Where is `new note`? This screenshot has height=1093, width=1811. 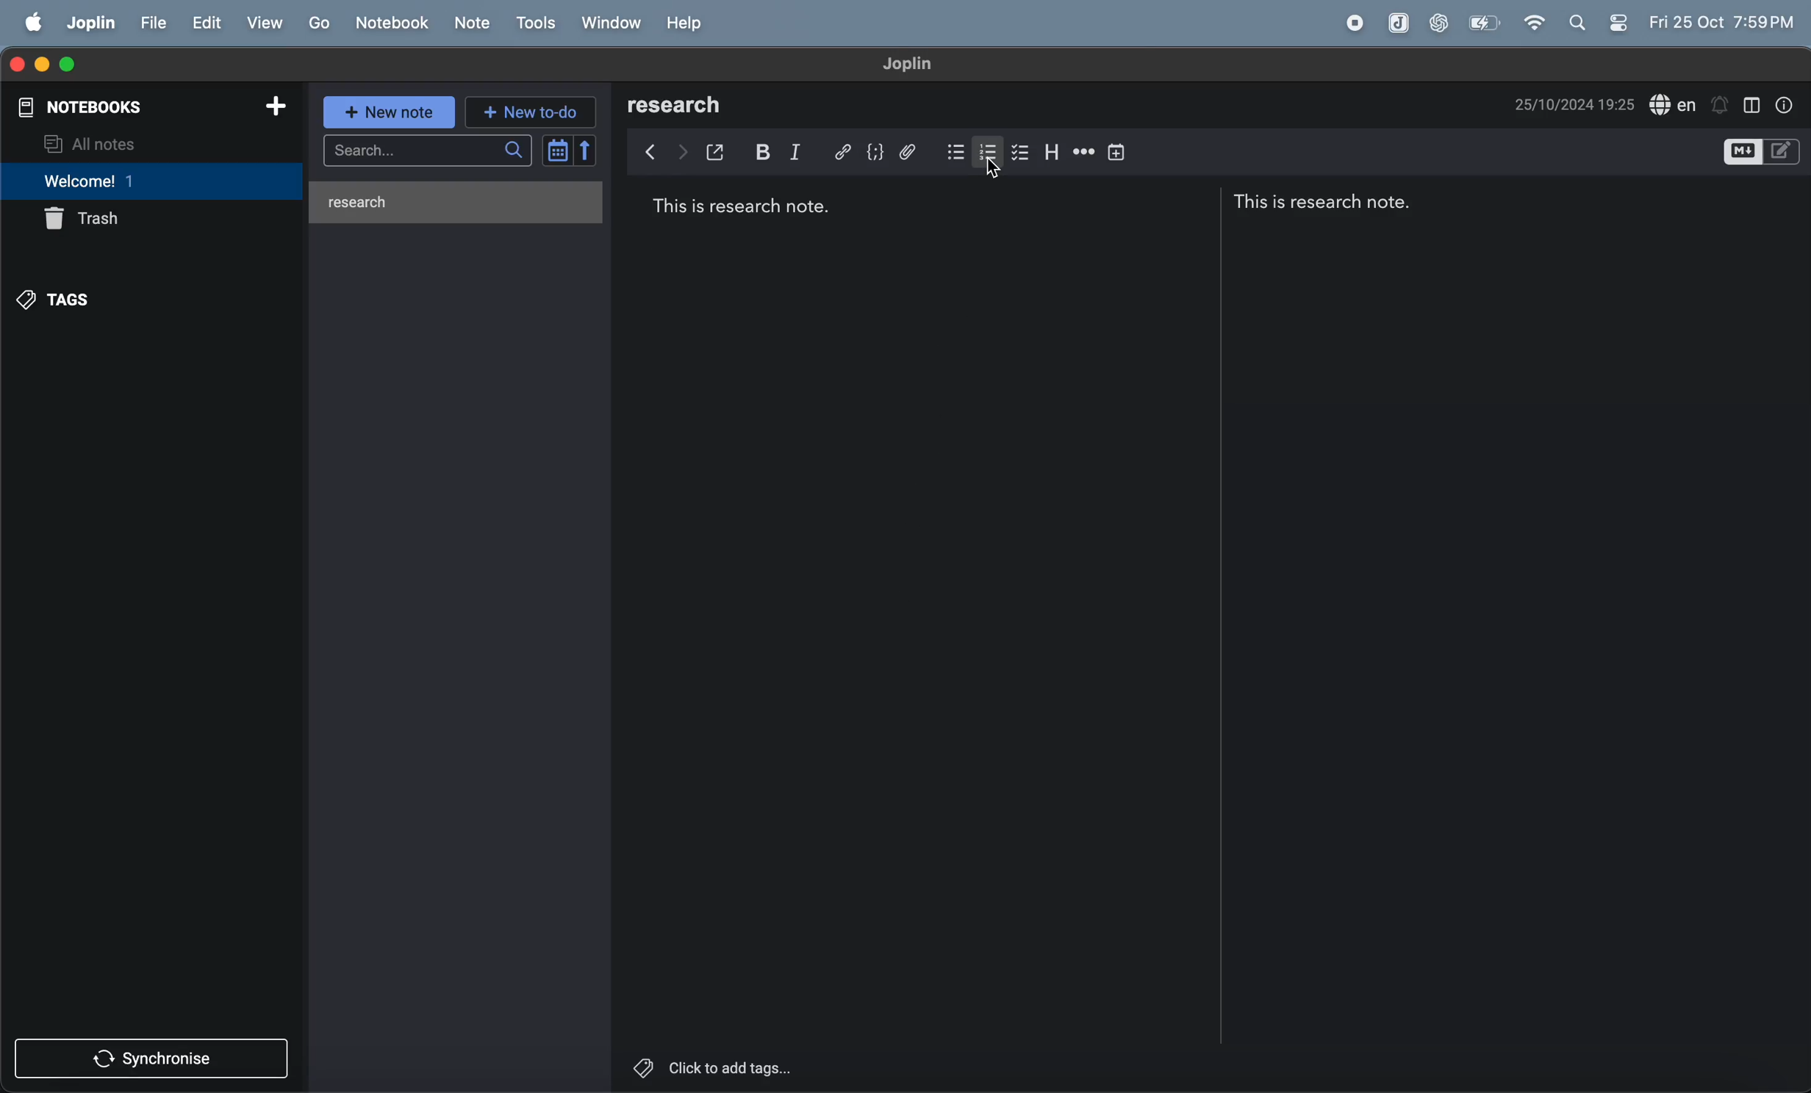
new note is located at coordinates (391, 113).